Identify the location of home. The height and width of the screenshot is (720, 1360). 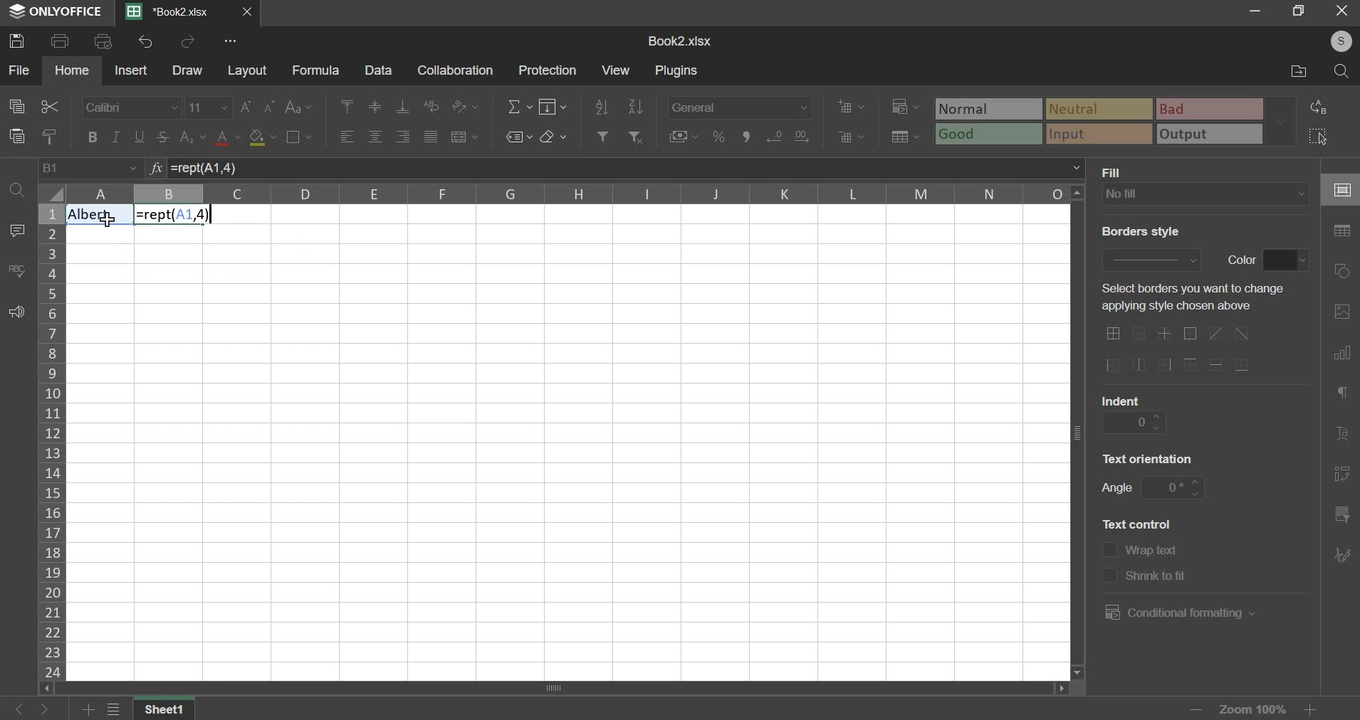
(73, 71).